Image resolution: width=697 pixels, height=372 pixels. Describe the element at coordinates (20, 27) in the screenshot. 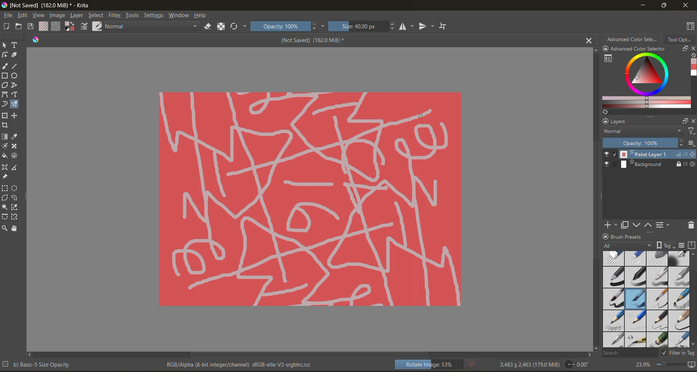

I see `open` at that location.